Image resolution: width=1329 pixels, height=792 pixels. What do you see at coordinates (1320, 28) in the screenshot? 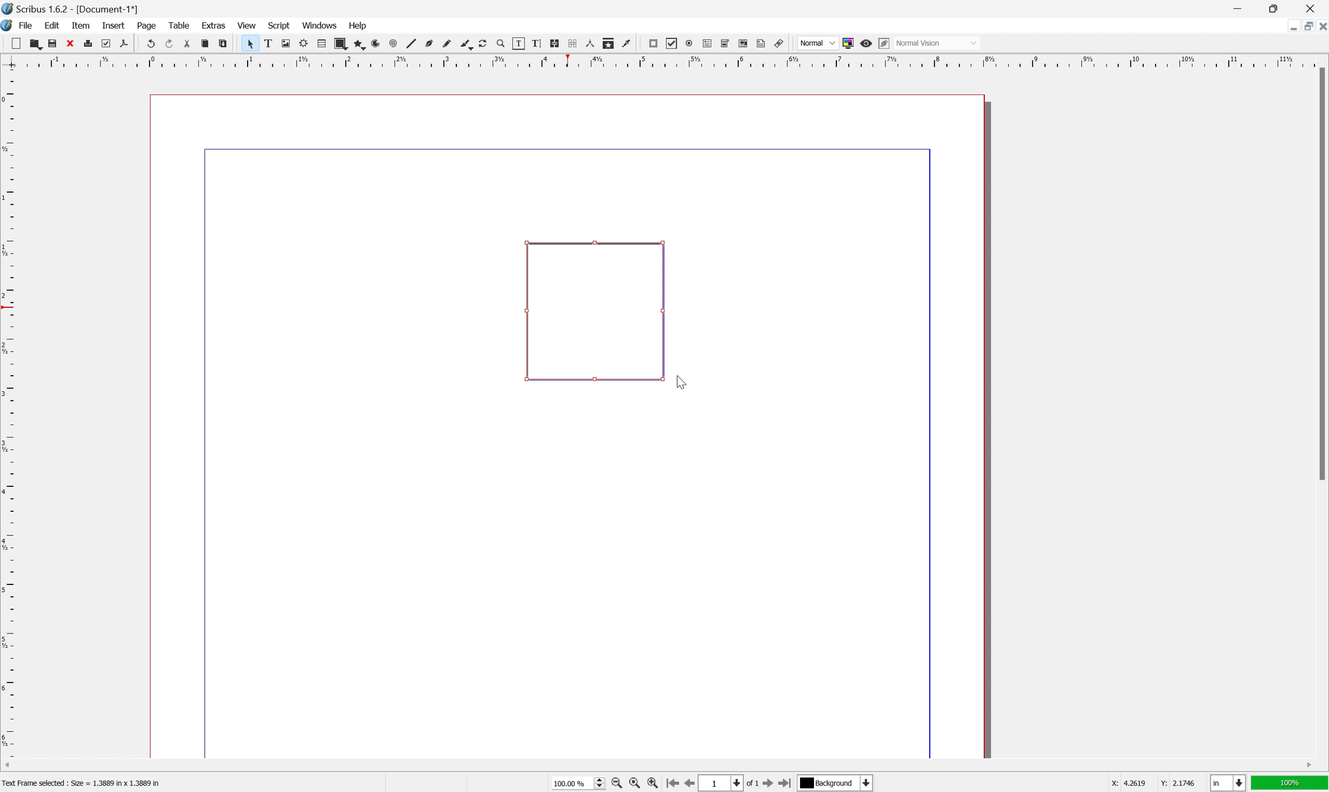
I see `close` at bounding box center [1320, 28].